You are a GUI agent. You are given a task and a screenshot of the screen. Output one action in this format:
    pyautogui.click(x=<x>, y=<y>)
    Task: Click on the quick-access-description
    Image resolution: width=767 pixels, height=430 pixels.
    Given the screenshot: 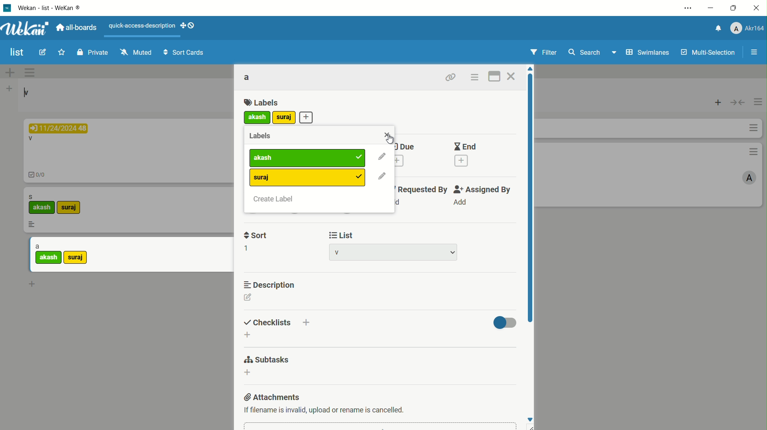 What is the action you would take?
    pyautogui.click(x=143, y=26)
    